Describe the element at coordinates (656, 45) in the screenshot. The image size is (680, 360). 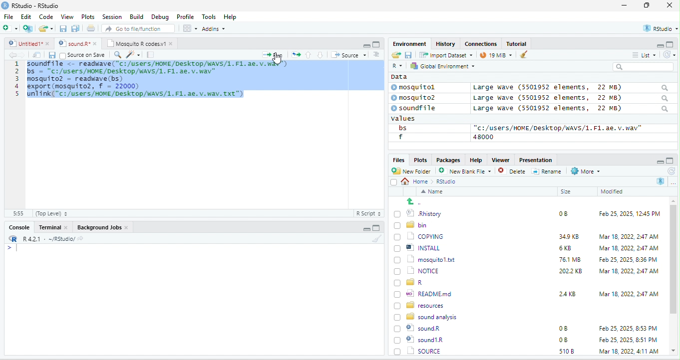
I see `minimize` at that location.